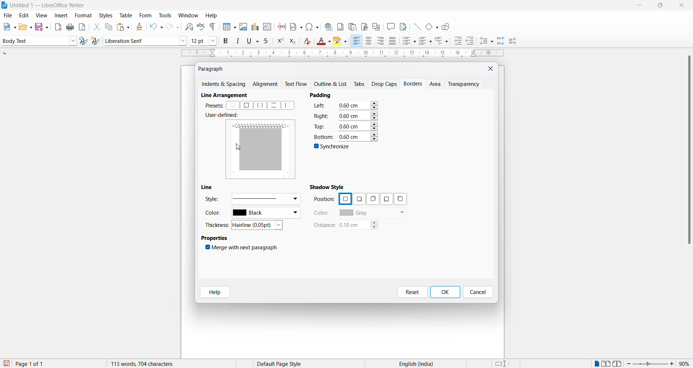 The height and width of the screenshot is (368, 693). I want to click on close, so click(491, 68).